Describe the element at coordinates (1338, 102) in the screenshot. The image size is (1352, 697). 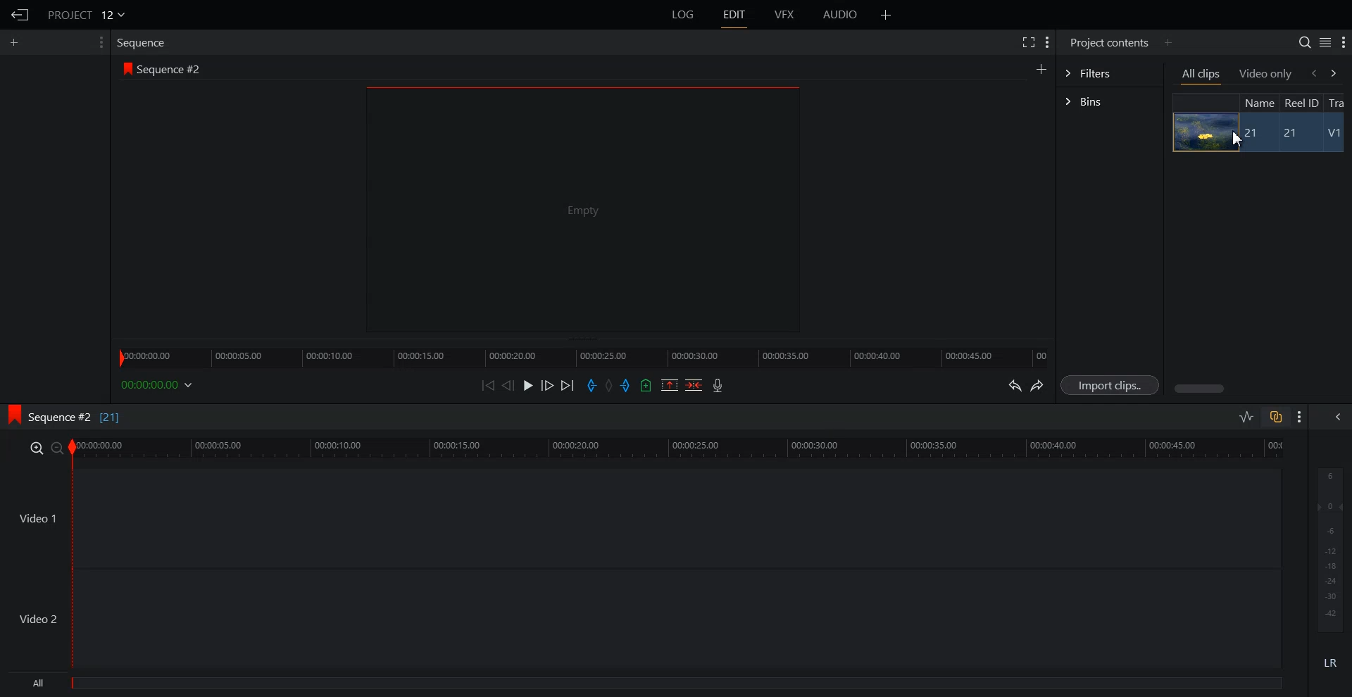
I see `Tra` at that location.